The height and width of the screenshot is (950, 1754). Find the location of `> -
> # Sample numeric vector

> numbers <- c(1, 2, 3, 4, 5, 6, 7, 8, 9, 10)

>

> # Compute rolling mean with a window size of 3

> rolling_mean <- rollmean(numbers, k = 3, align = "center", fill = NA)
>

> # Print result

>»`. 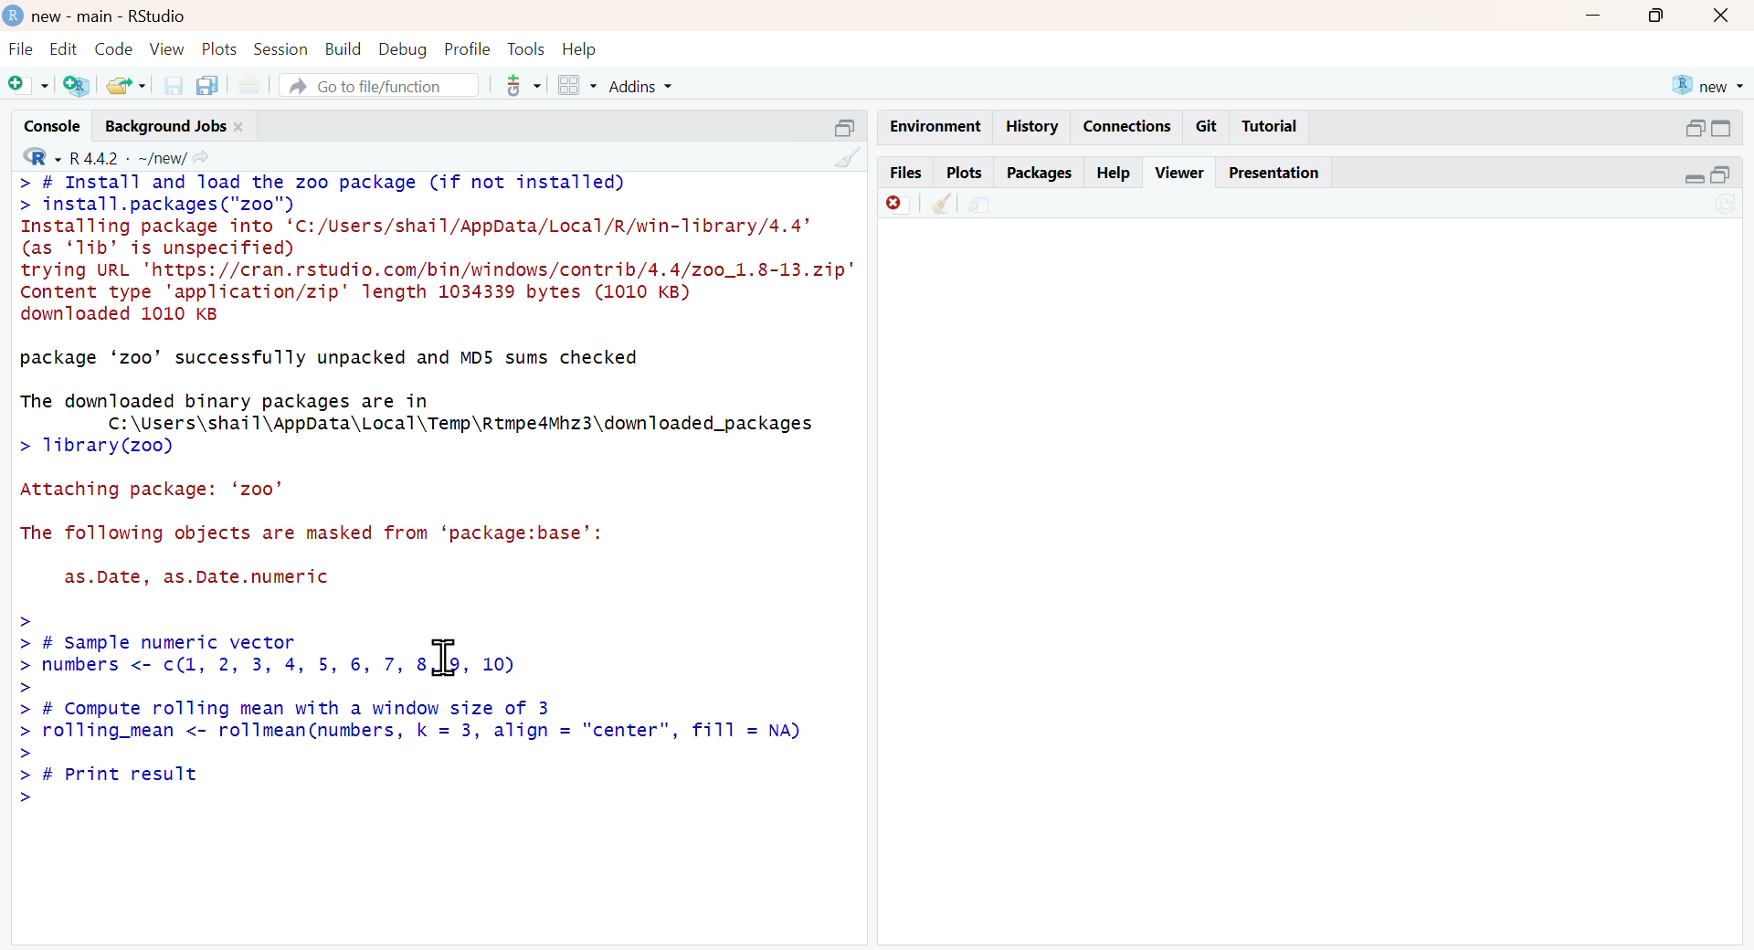

> -
> # Sample numeric vector

> numbers <- c(1, 2, 3, 4, 5, 6, 7, 8, 9, 10)

>

> # Compute rolling mean with a window size of 3

> rolling_mean <- rollmean(numbers, k = 3, align = "center", fill = NA)
>

> # Print result

>» is located at coordinates (409, 710).